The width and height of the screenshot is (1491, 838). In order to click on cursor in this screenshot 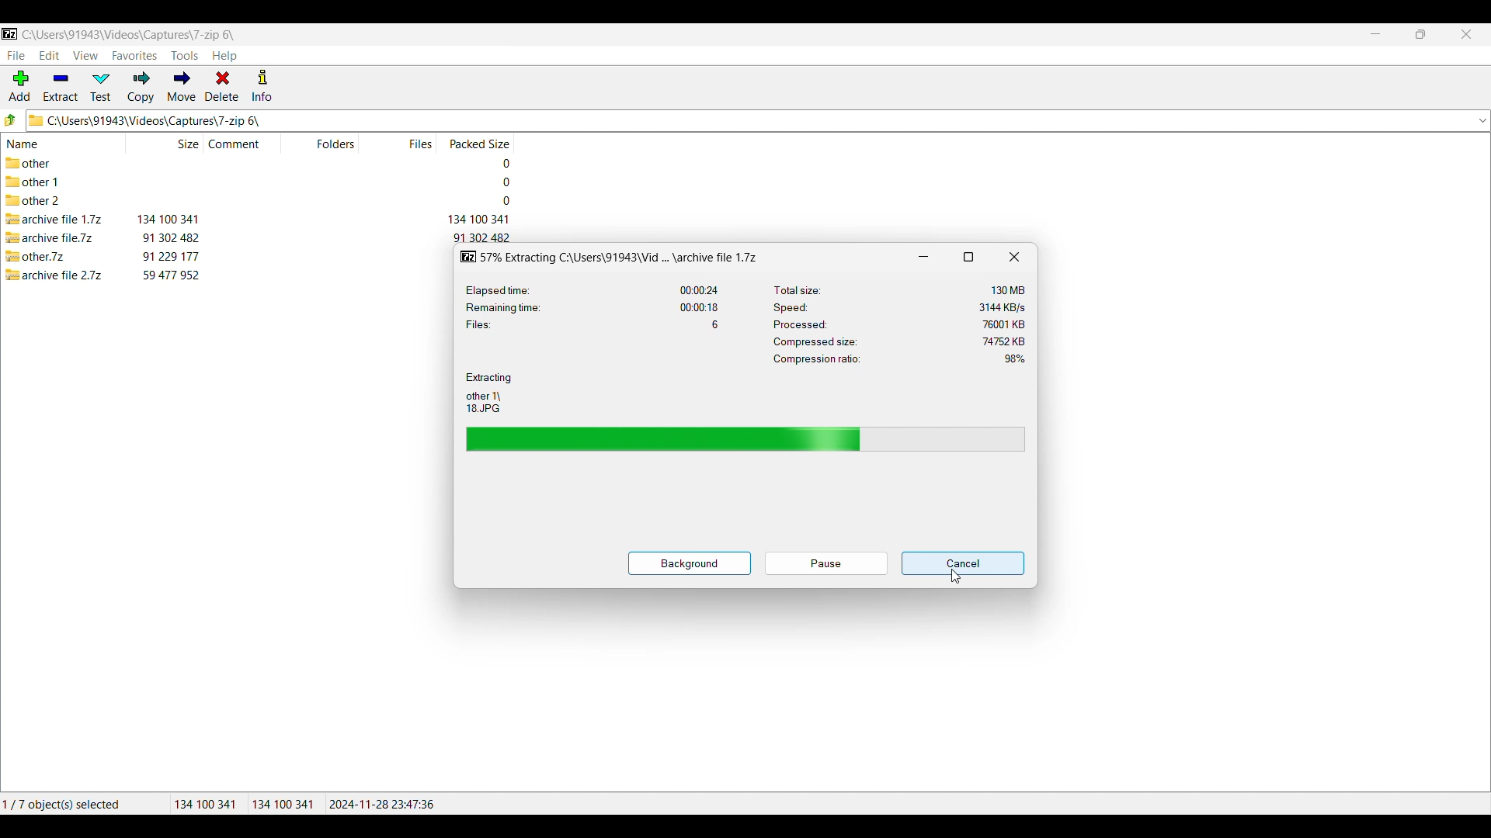, I will do `click(957, 578)`.